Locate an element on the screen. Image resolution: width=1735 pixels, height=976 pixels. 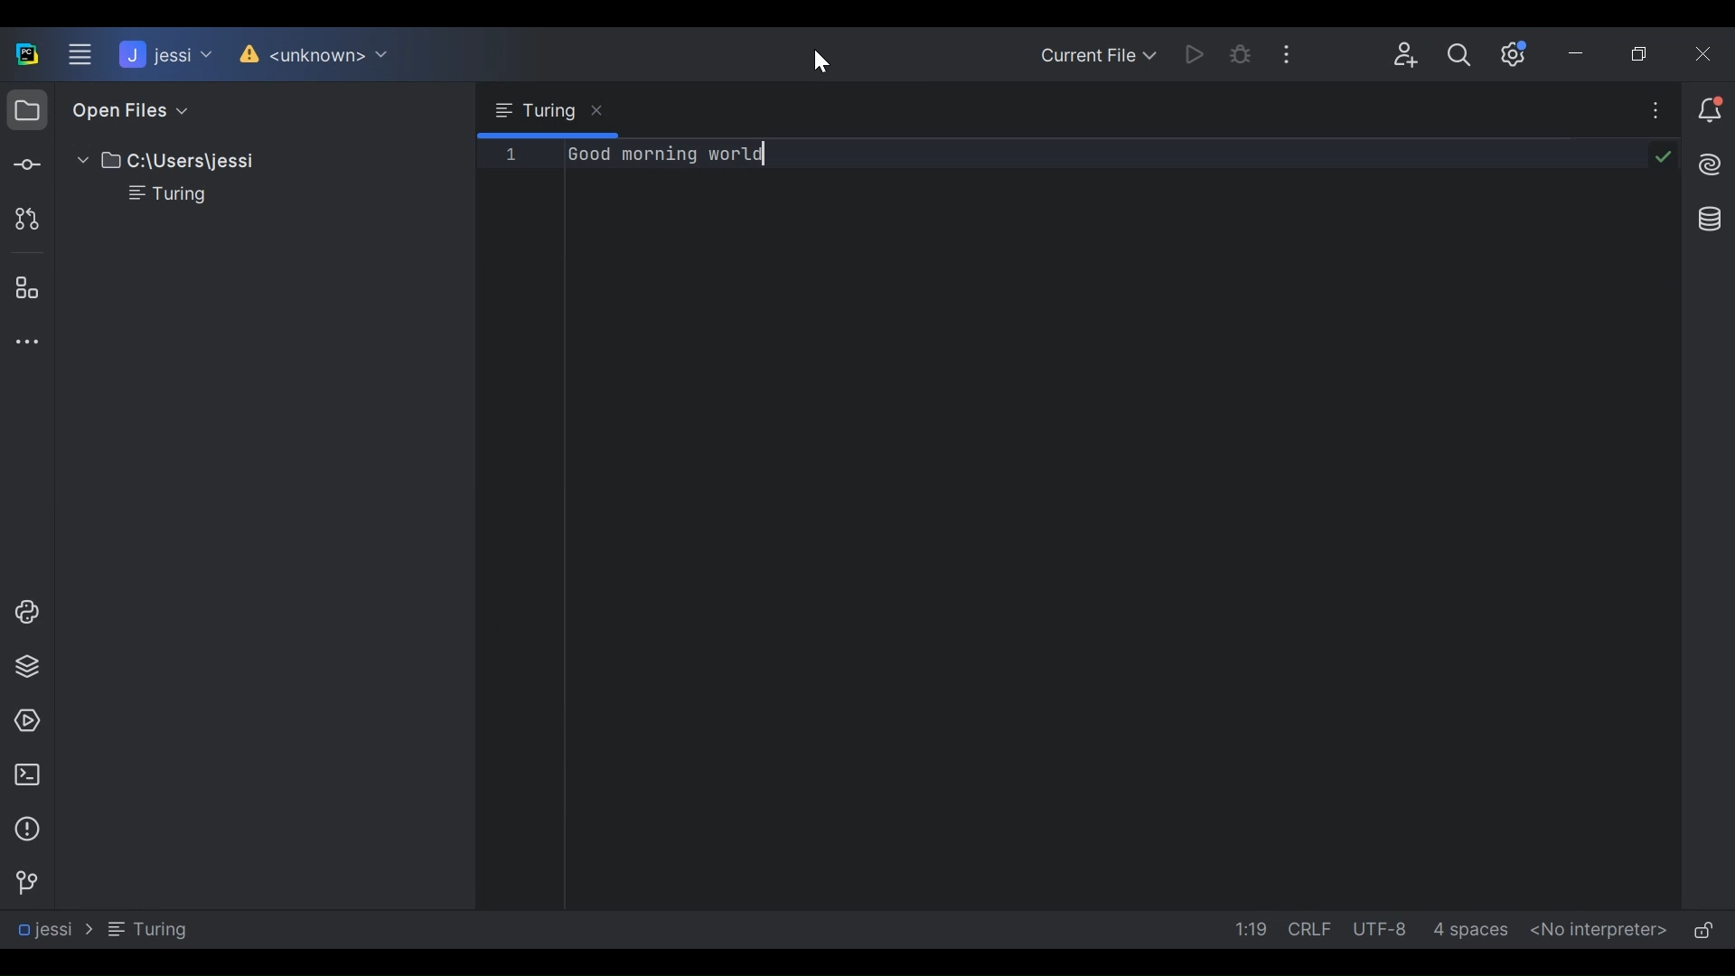
Project Name is located at coordinates (164, 55).